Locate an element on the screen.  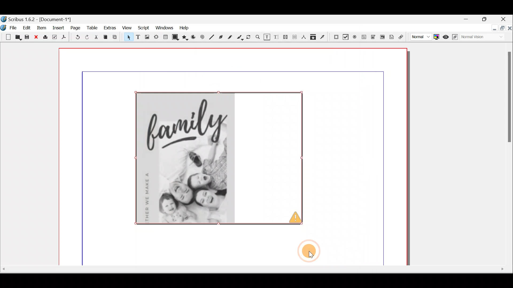
Document name is located at coordinates (39, 18).